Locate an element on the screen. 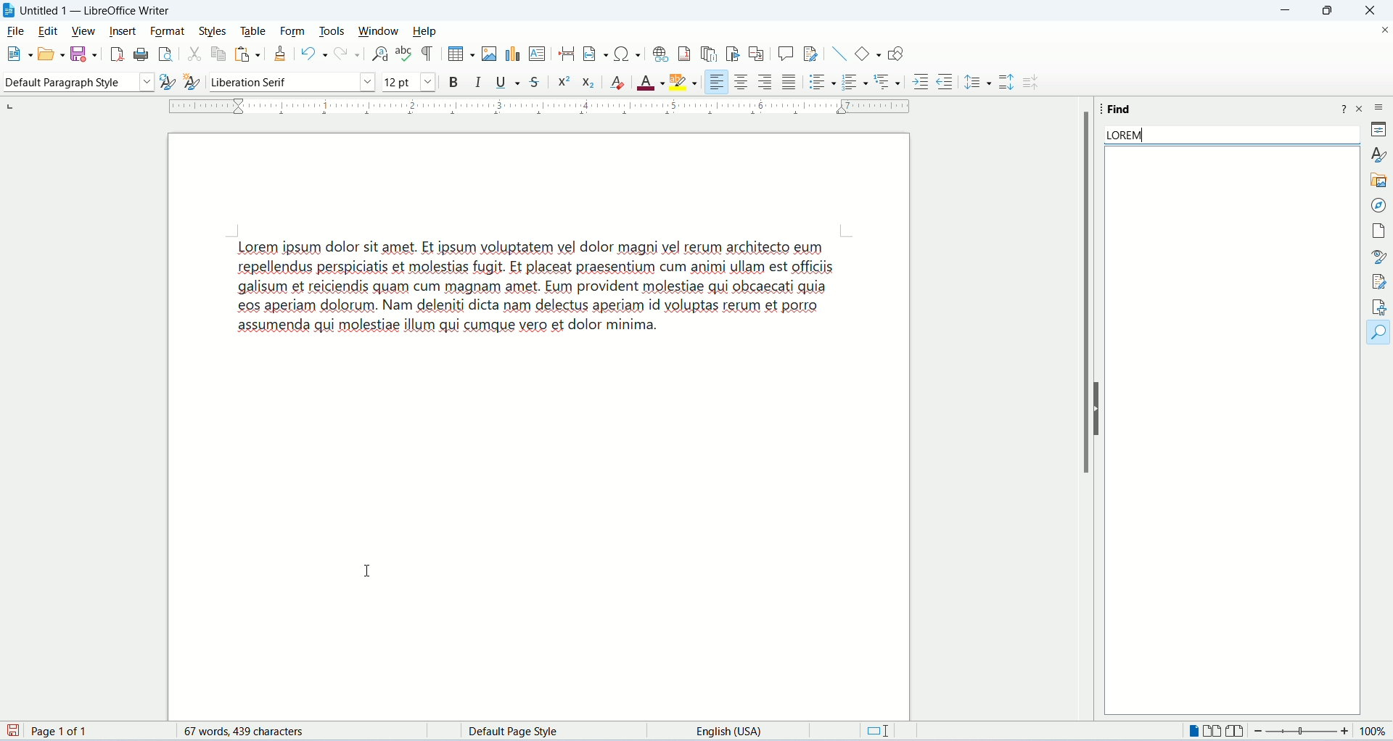  clone formatting is located at coordinates (282, 54).